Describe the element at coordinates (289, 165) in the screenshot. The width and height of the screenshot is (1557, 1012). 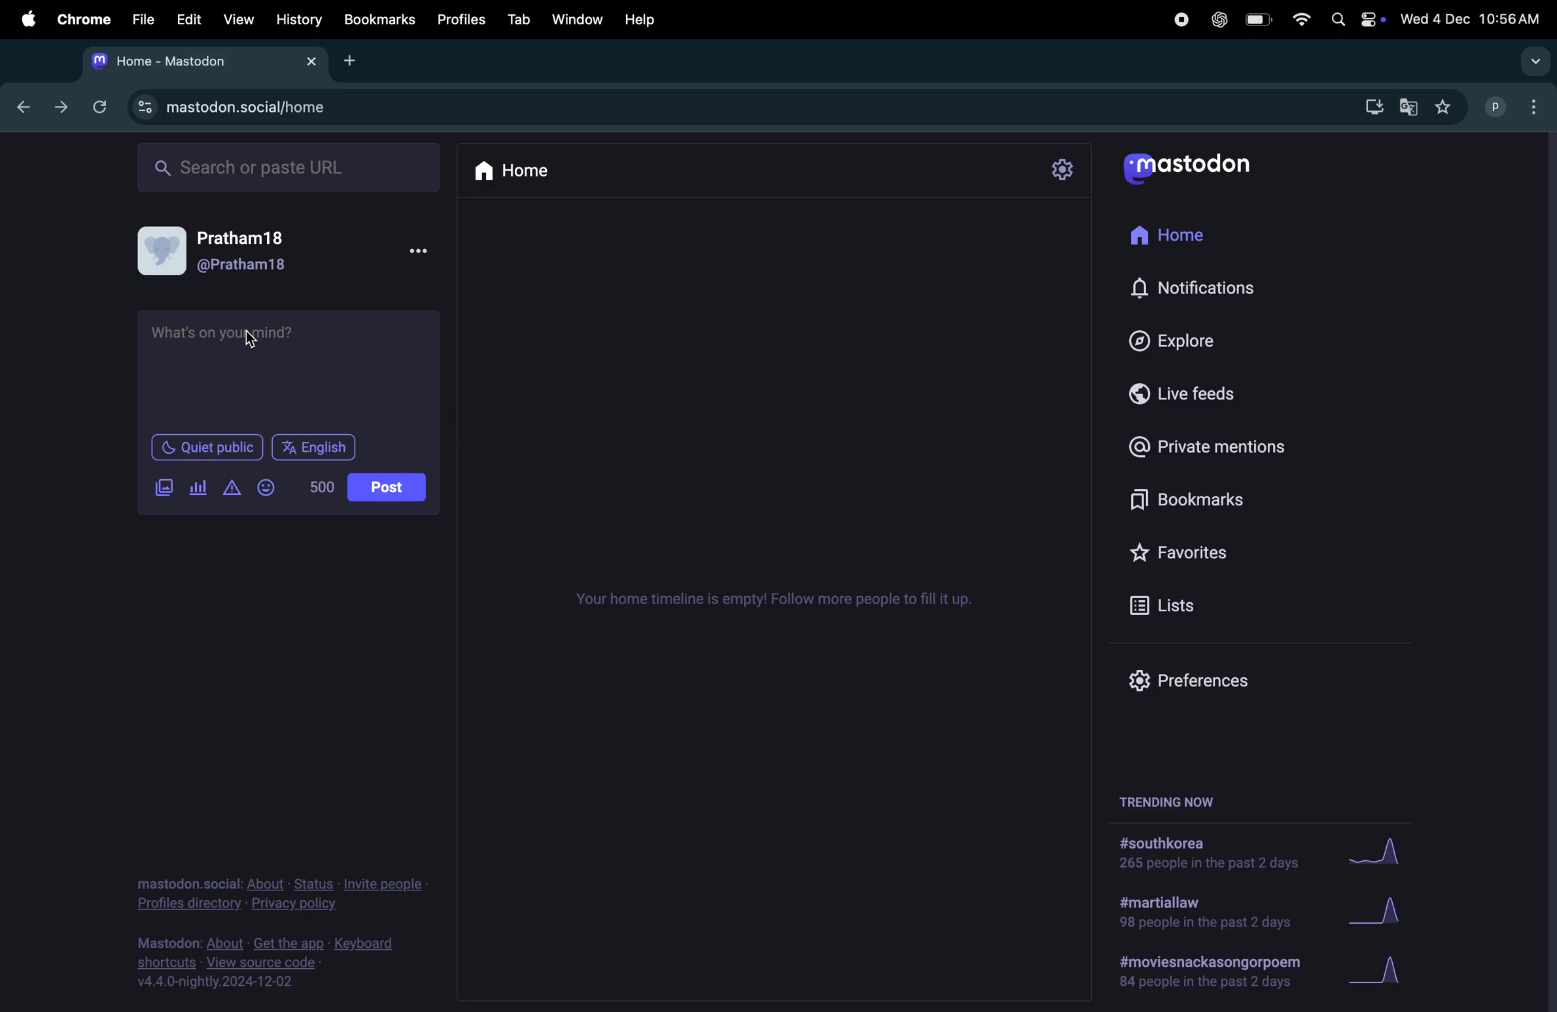
I see `Search bar` at that location.